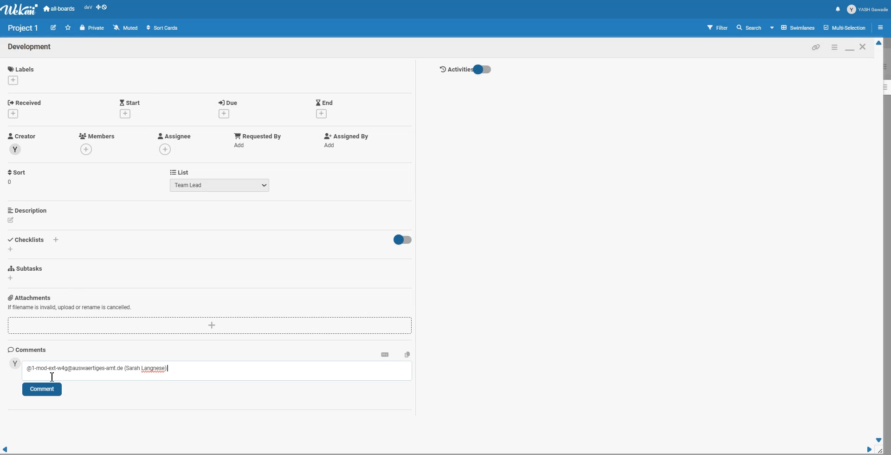 This screenshot has width=891, height=455. What do you see at coordinates (11, 279) in the screenshot?
I see `add` at bounding box center [11, 279].